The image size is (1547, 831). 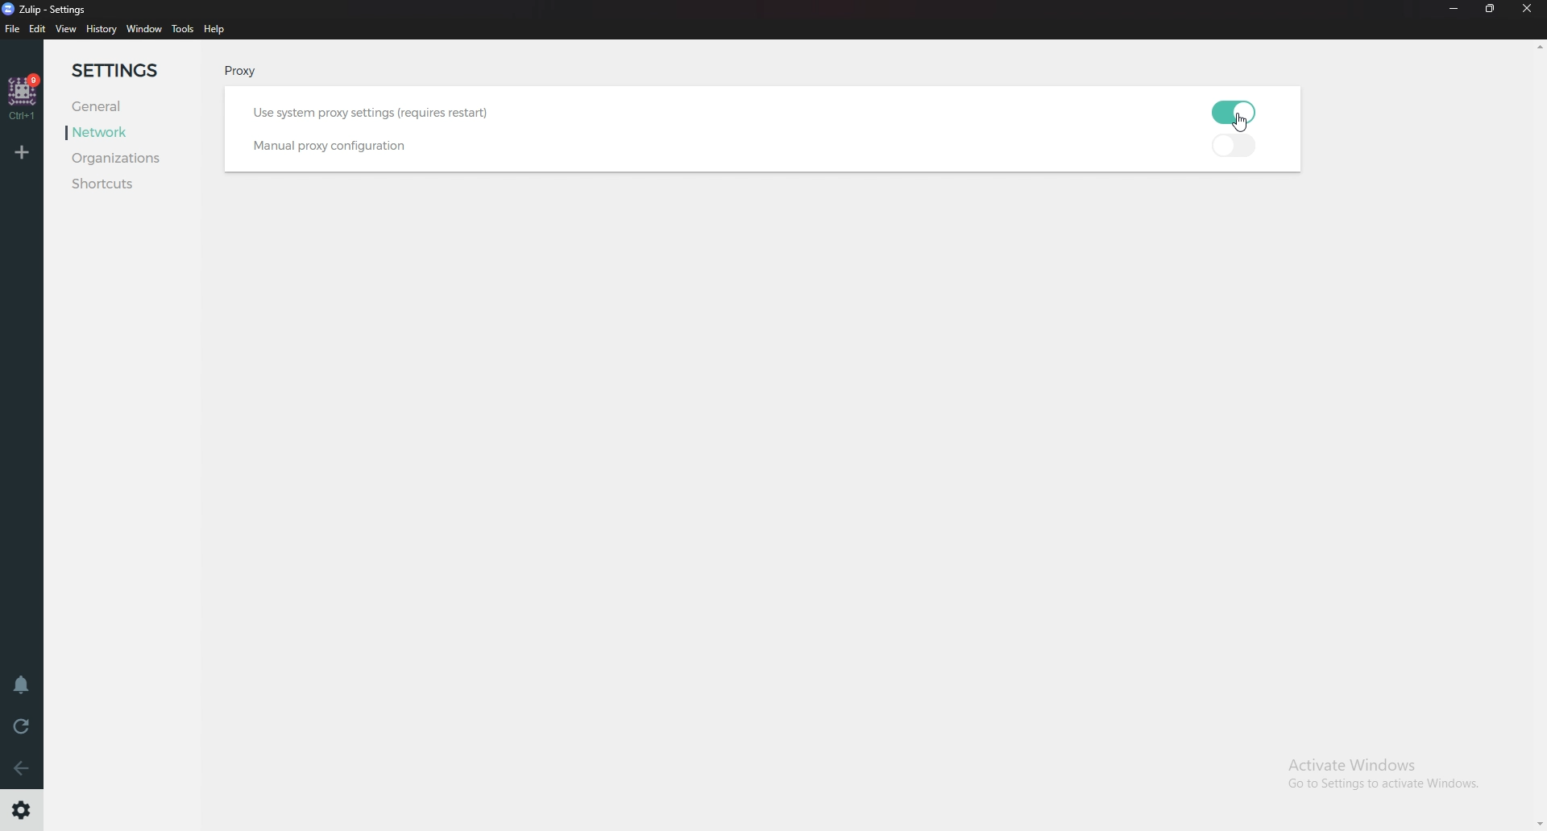 What do you see at coordinates (1489, 9) in the screenshot?
I see `Resize` at bounding box center [1489, 9].